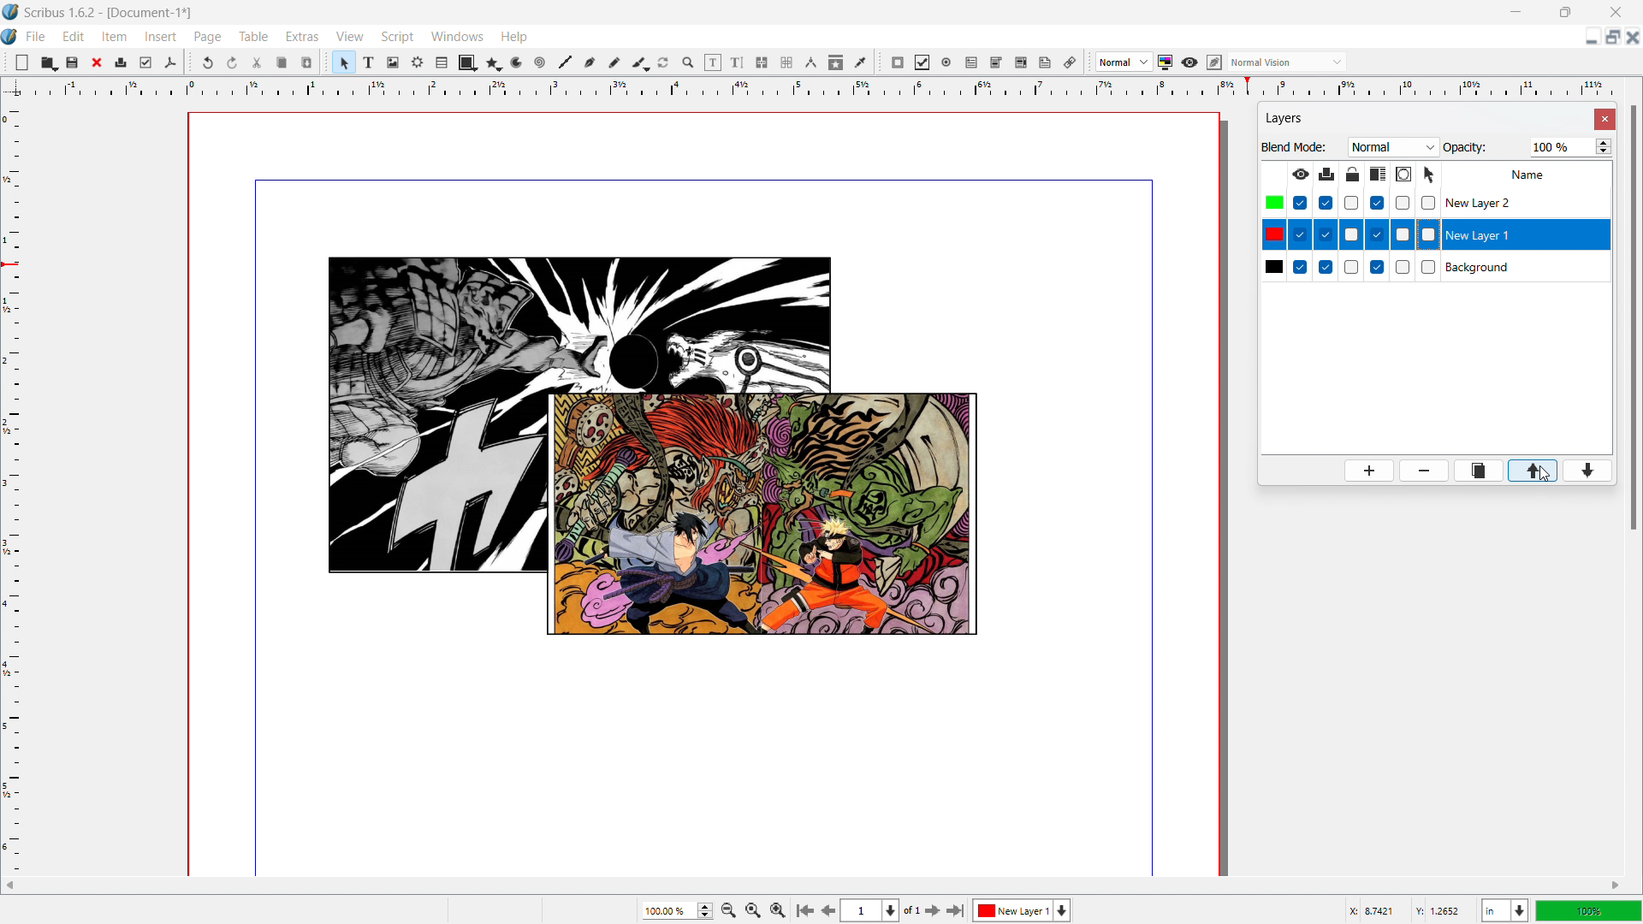 This screenshot has width=1643, height=924. I want to click on table, so click(253, 36).